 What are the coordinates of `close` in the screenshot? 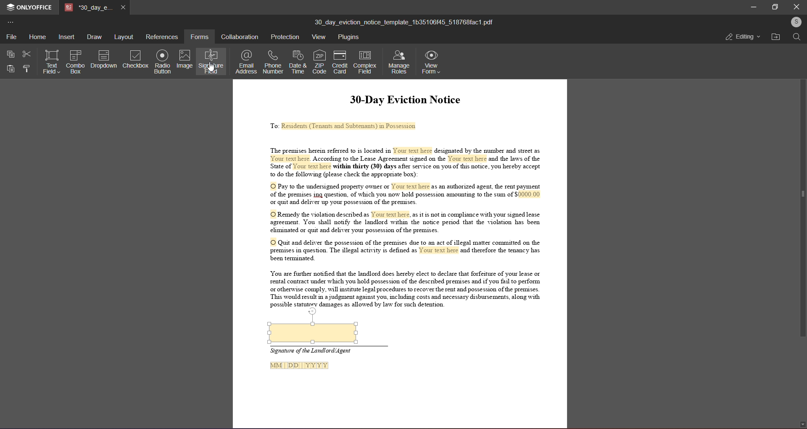 It's located at (796, 6).